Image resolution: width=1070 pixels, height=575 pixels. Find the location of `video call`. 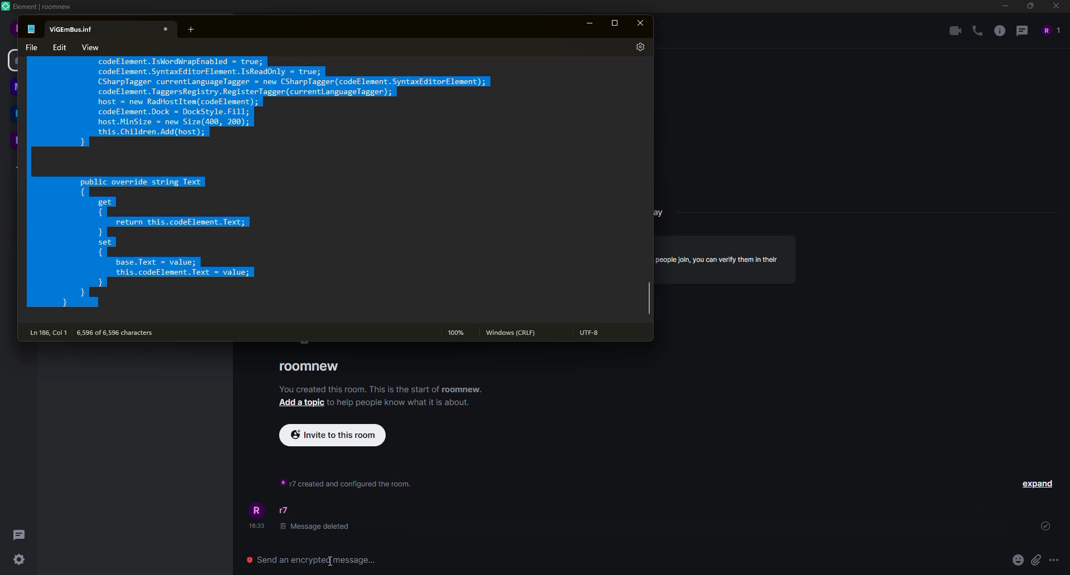

video call is located at coordinates (952, 31).